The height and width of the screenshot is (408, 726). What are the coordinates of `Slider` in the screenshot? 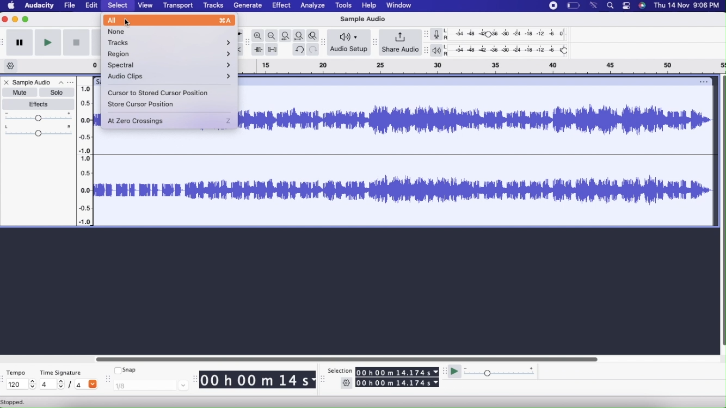 It's located at (85, 153).